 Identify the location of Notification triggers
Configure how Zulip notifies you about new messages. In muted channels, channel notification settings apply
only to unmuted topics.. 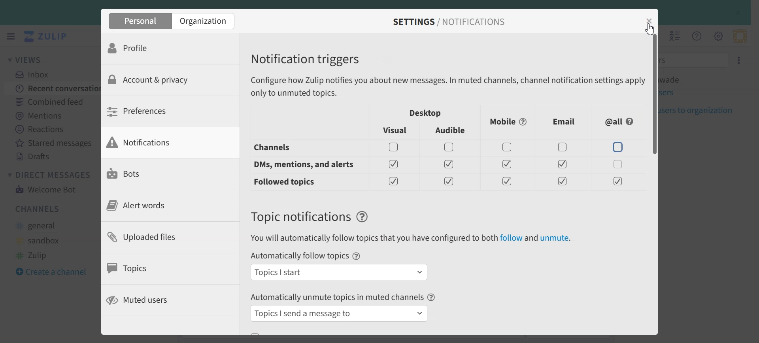
(446, 75).